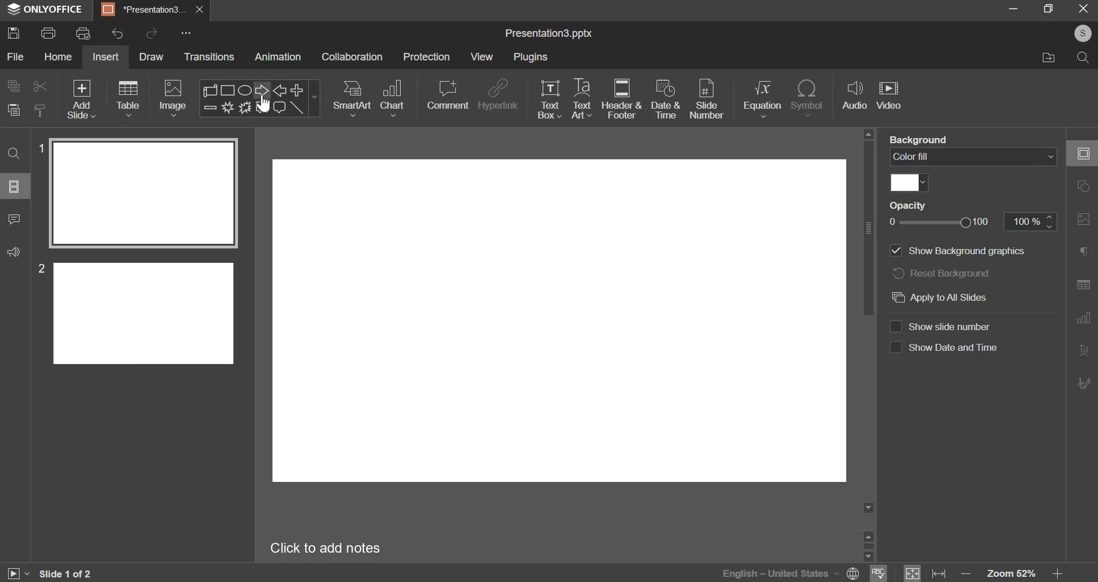 The width and height of the screenshot is (1098, 582). I want to click on Chart settings, so click(1084, 319).